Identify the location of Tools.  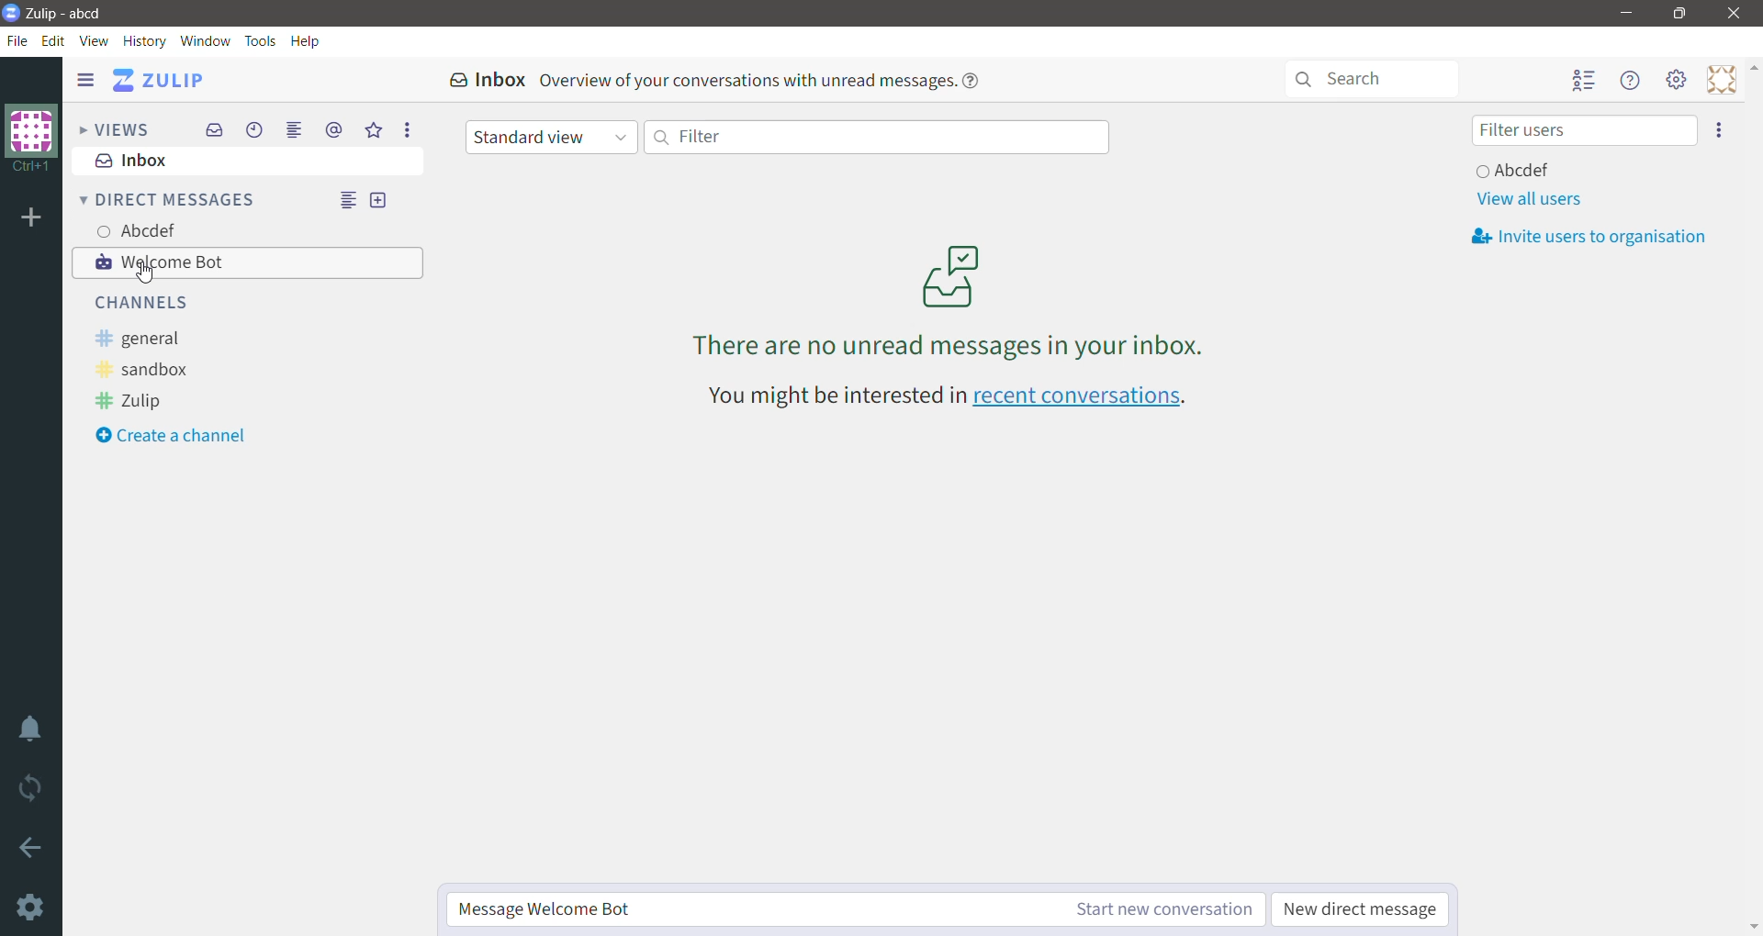
(257, 40).